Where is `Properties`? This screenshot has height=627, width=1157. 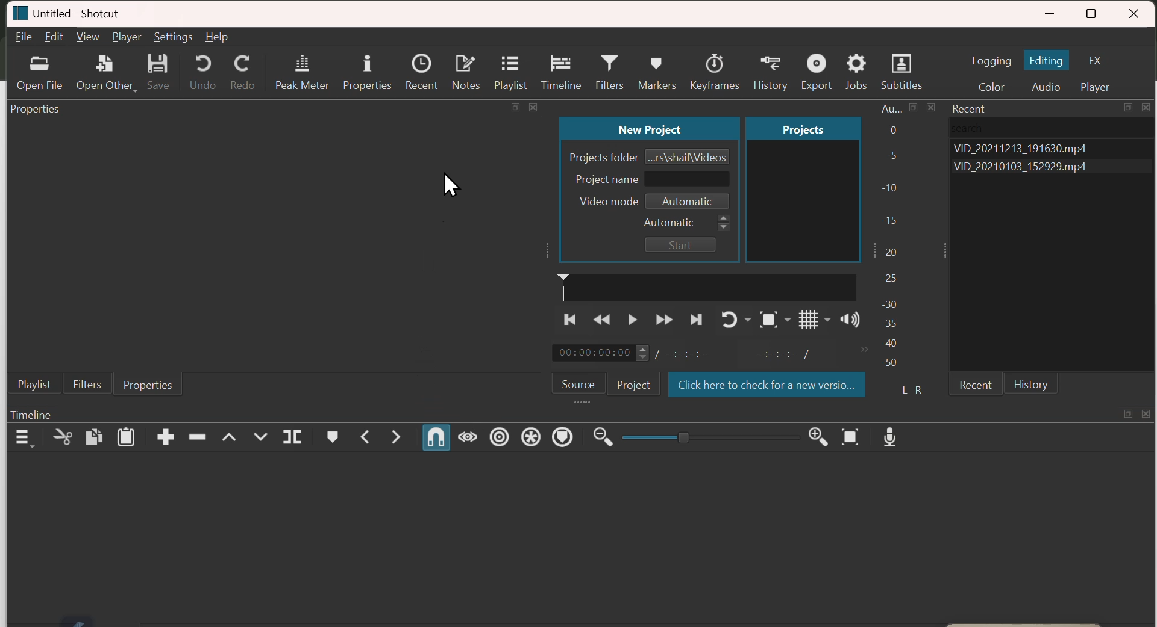
Properties is located at coordinates (366, 66).